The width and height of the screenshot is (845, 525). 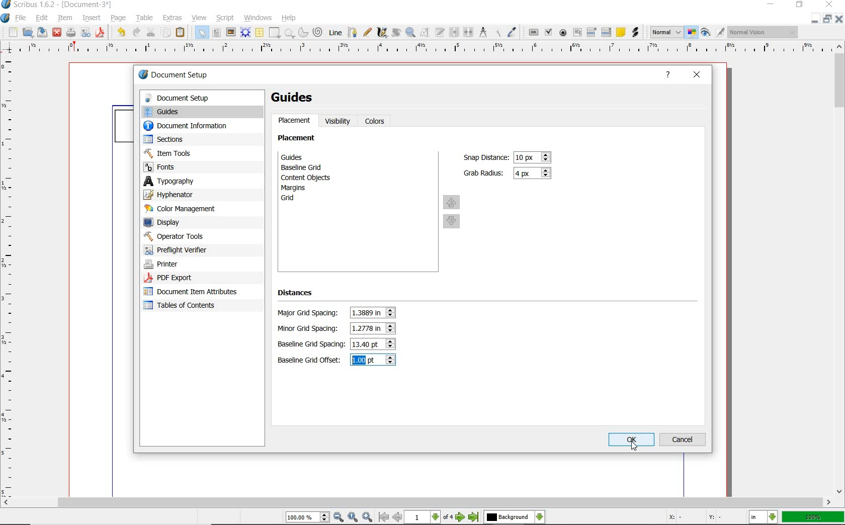 I want to click on shape, so click(x=275, y=33).